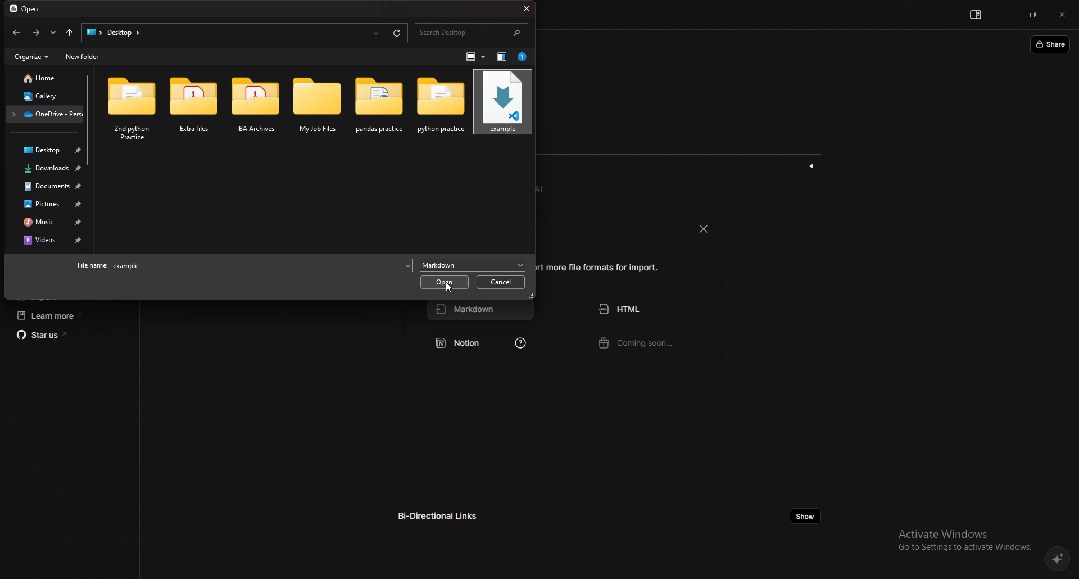  Describe the element at coordinates (68, 335) in the screenshot. I see `star us` at that location.